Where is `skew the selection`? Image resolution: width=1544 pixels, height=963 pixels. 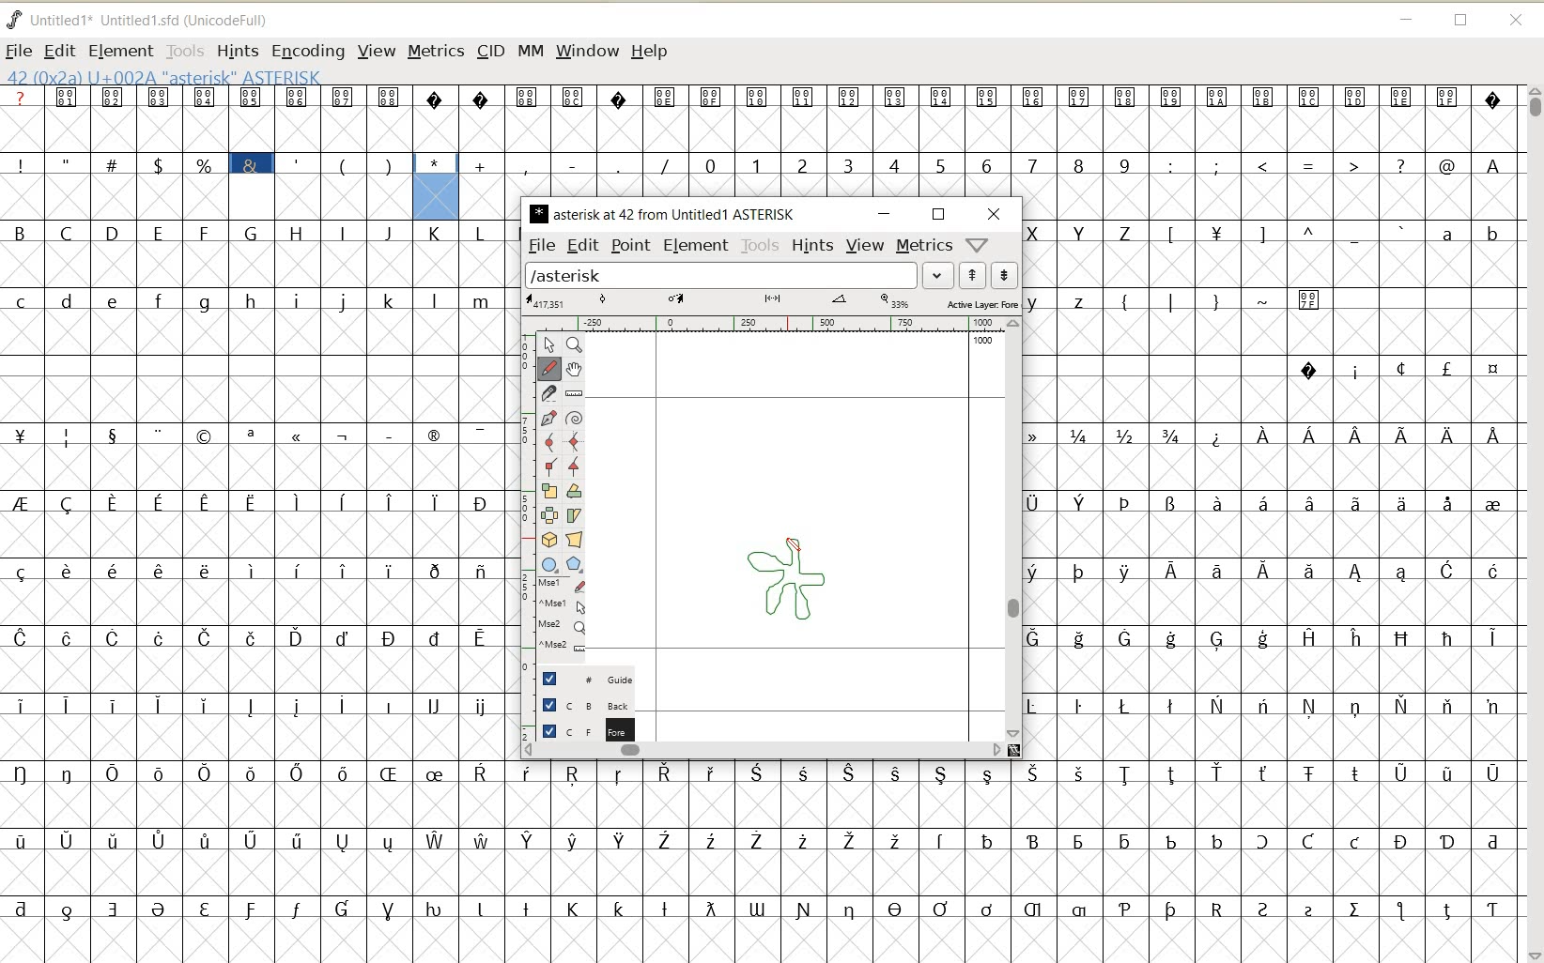 skew the selection is located at coordinates (574, 514).